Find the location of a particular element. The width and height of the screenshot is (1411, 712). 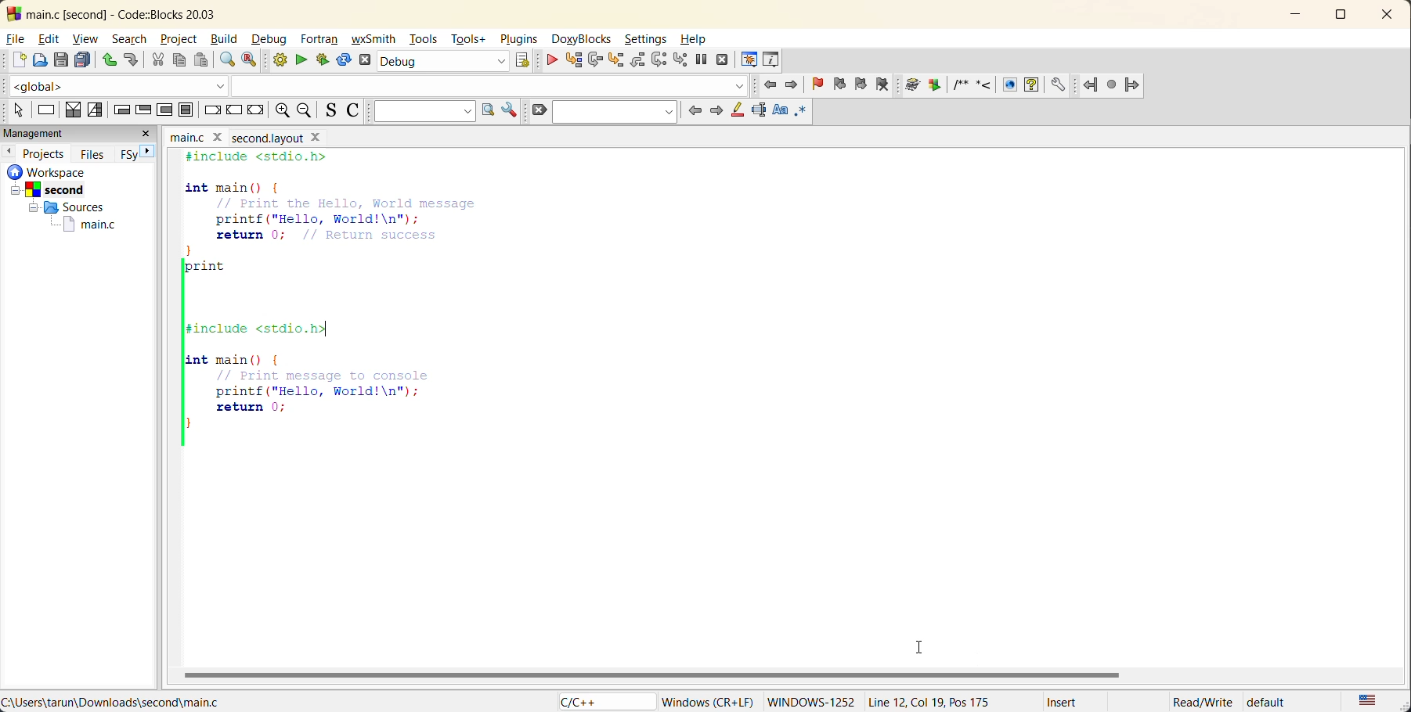

run is located at coordinates (301, 59).